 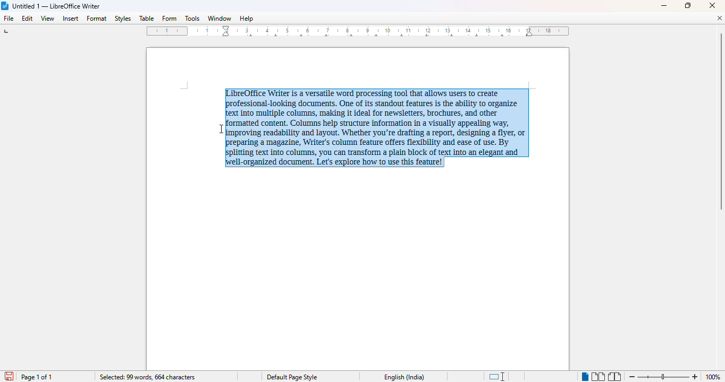 I want to click on page 1 of 1, so click(x=38, y=377).